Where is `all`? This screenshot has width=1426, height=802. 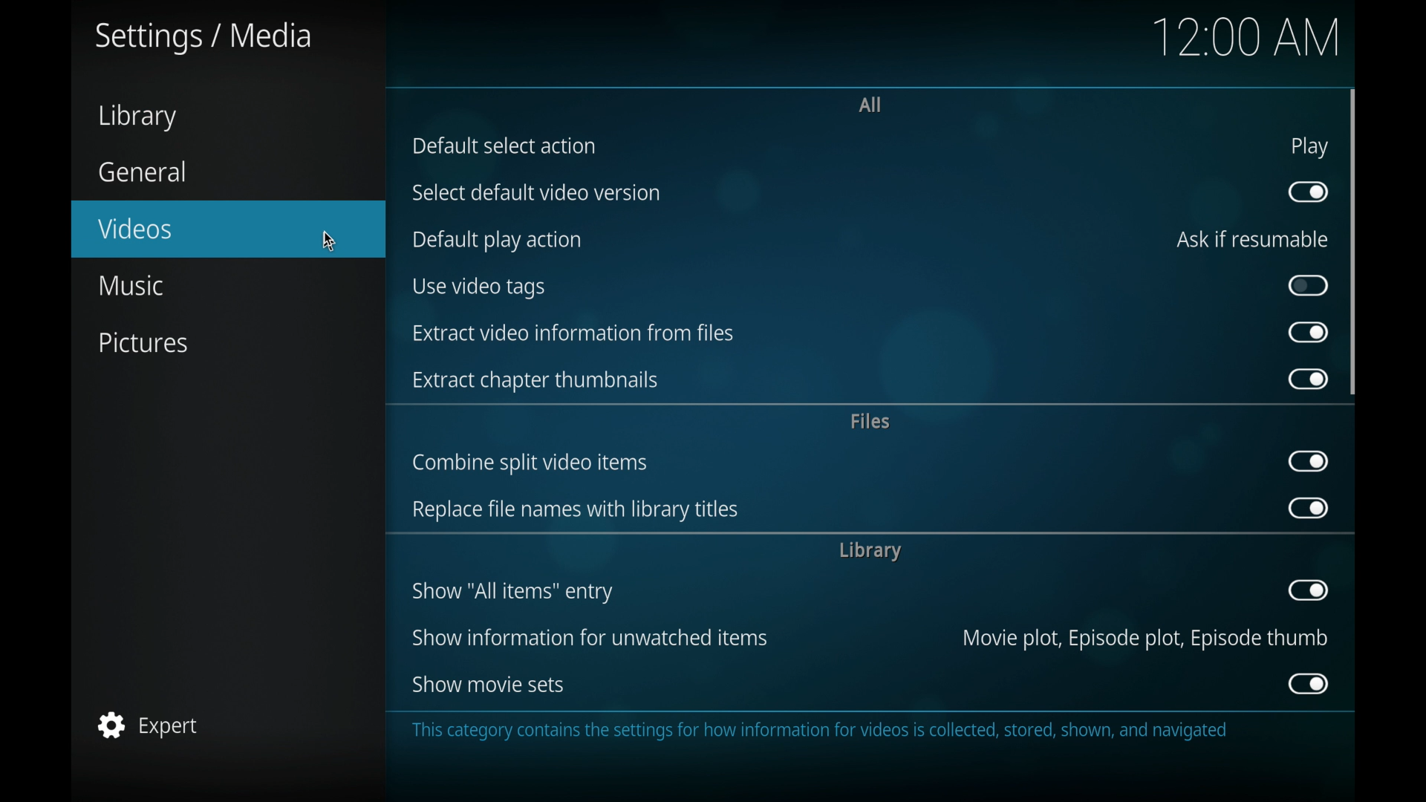 all is located at coordinates (870, 106).